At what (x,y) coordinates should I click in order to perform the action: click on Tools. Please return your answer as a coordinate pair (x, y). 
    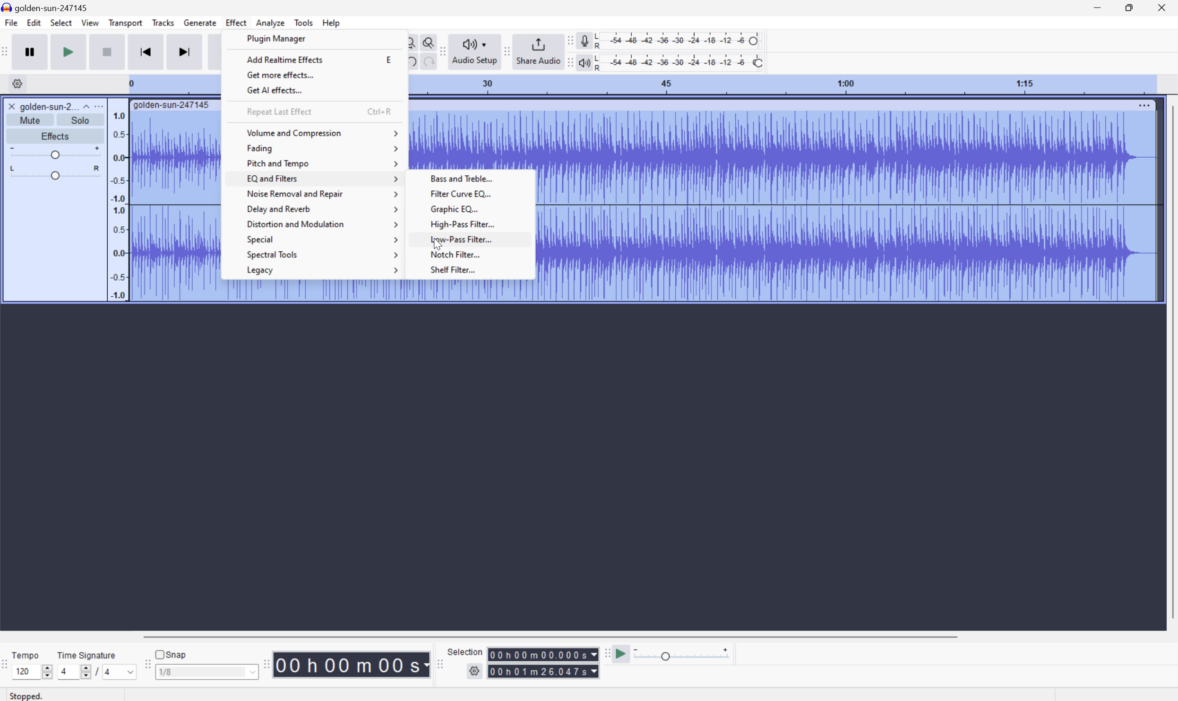
    Looking at the image, I should click on (303, 22).